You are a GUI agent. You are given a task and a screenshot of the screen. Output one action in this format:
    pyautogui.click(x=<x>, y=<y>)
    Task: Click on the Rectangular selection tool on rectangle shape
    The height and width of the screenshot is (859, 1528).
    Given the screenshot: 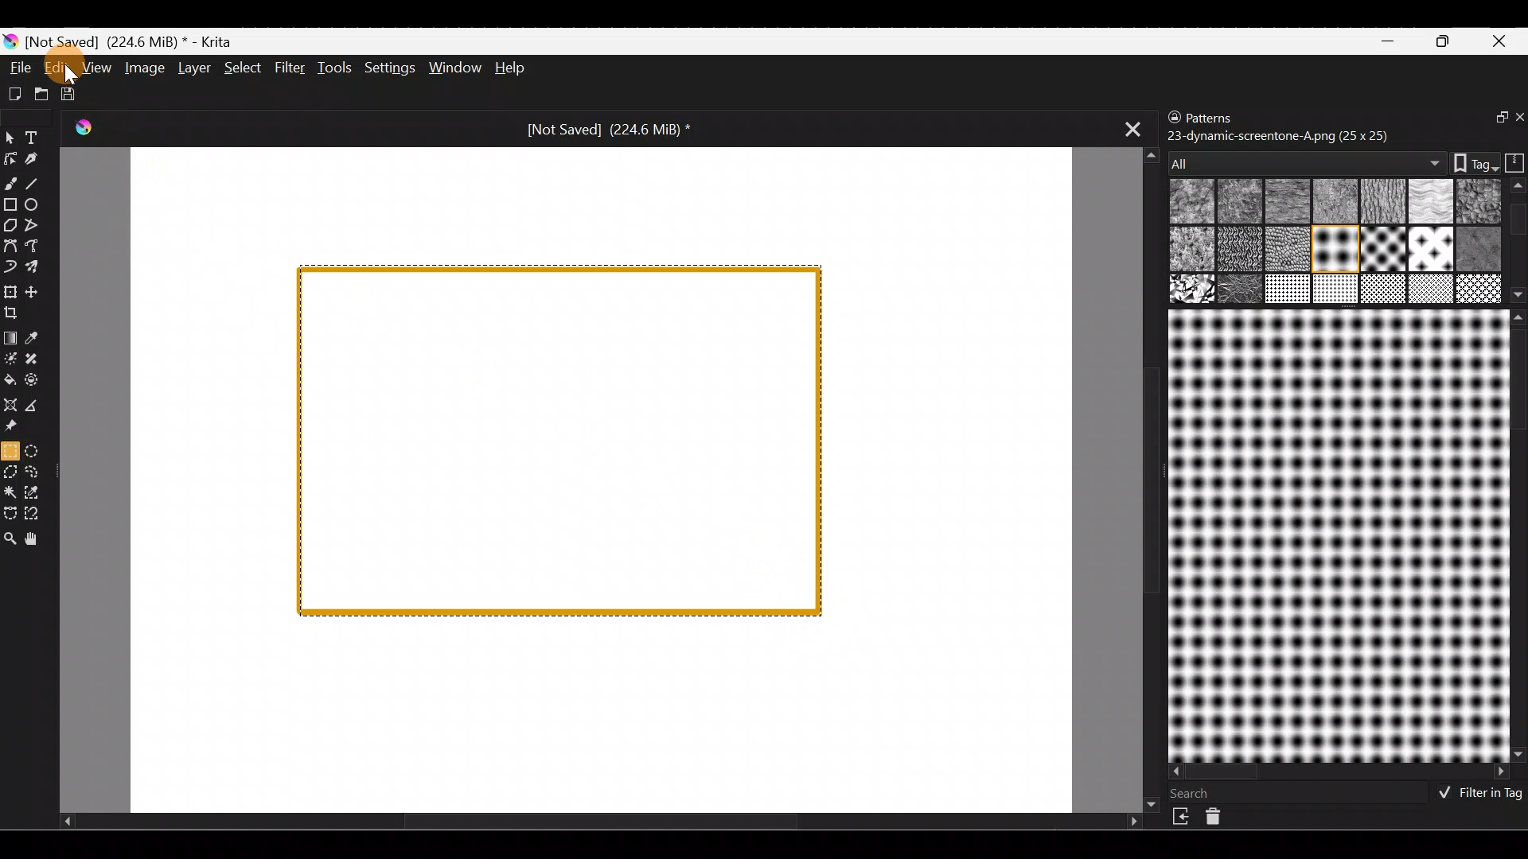 What is the action you would take?
    pyautogui.click(x=564, y=442)
    